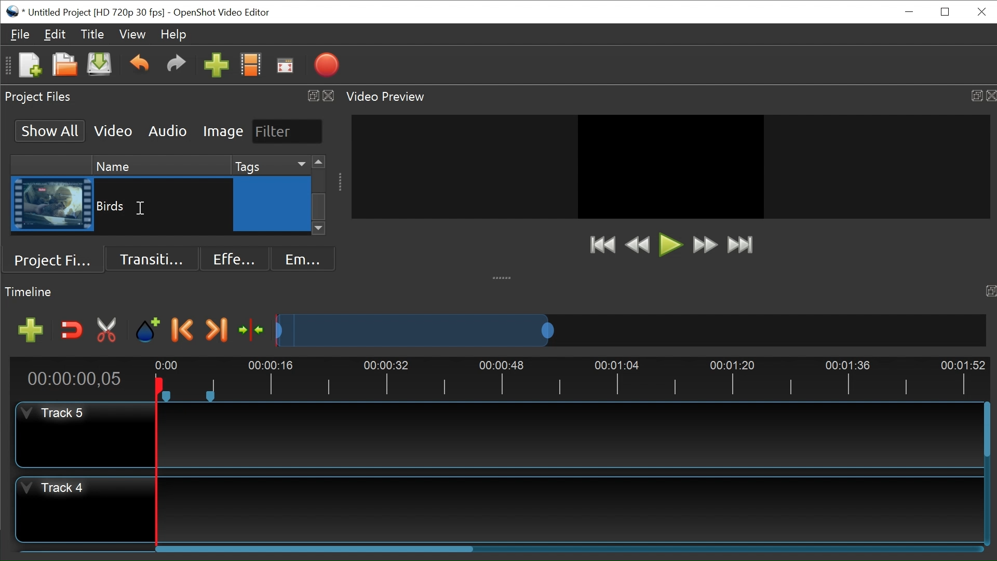 The height and width of the screenshot is (561, 997). I want to click on Restore, so click(945, 11).